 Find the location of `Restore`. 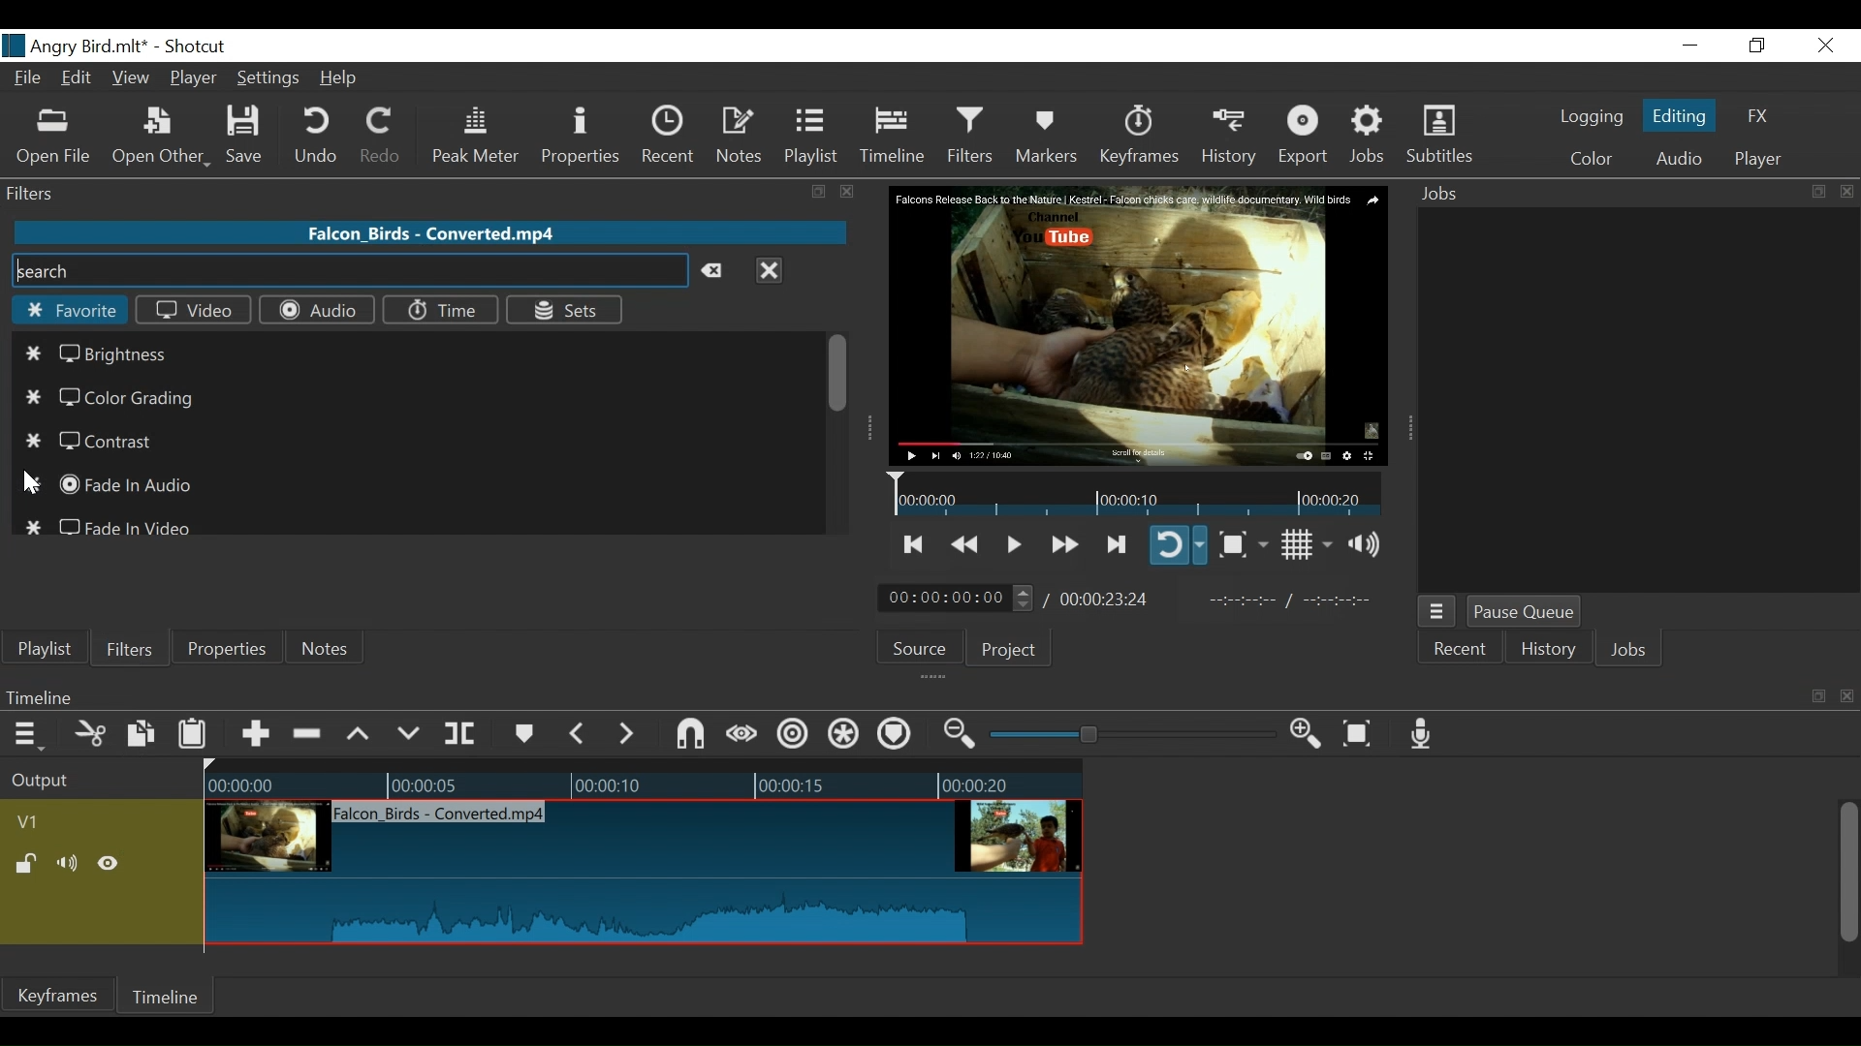

Restore is located at coordinates (1757, 46).